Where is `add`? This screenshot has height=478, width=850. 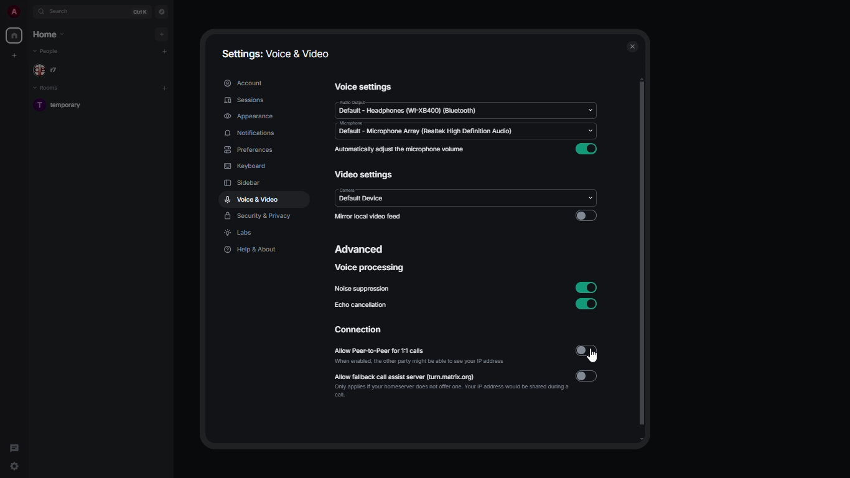
add is located at coordinates (164, 87).